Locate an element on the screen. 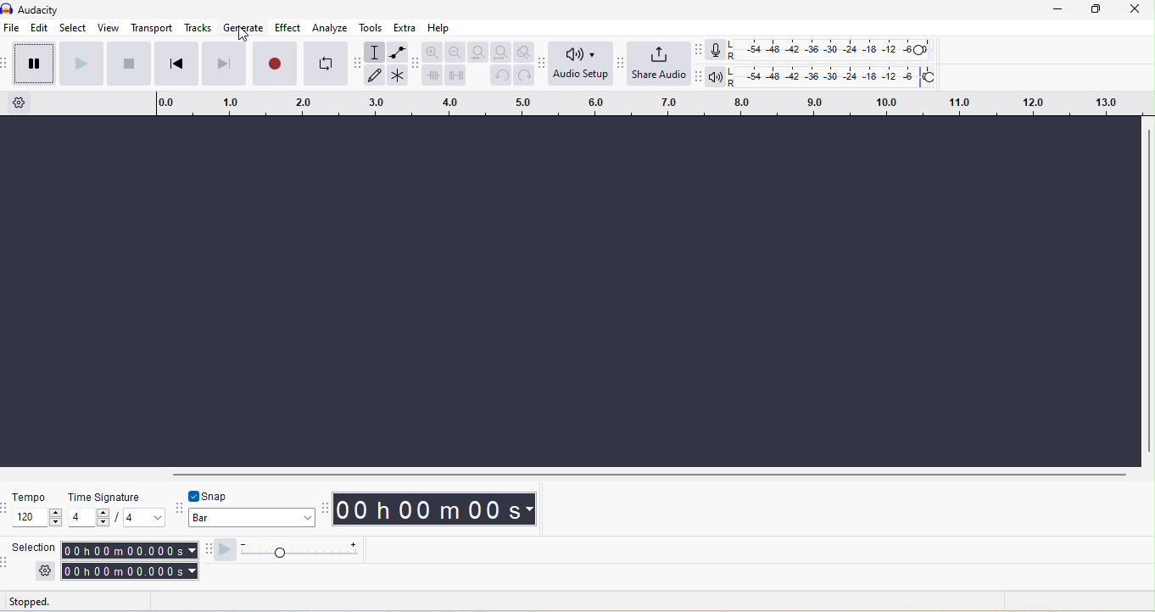 The image size is (1155, 612). audacity recording meter toolbar is located at coordinates (701, 49).